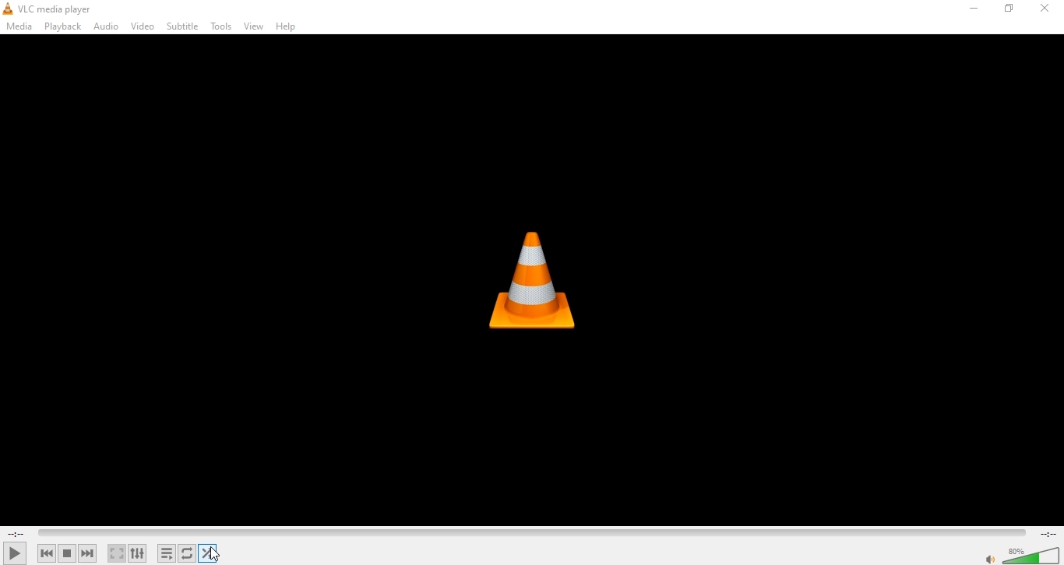  What do you see at coordinates (188, 553) in the screenshot?
I see `click to toggle between loop all, loop one and no one` at bounding box center [188, 553].